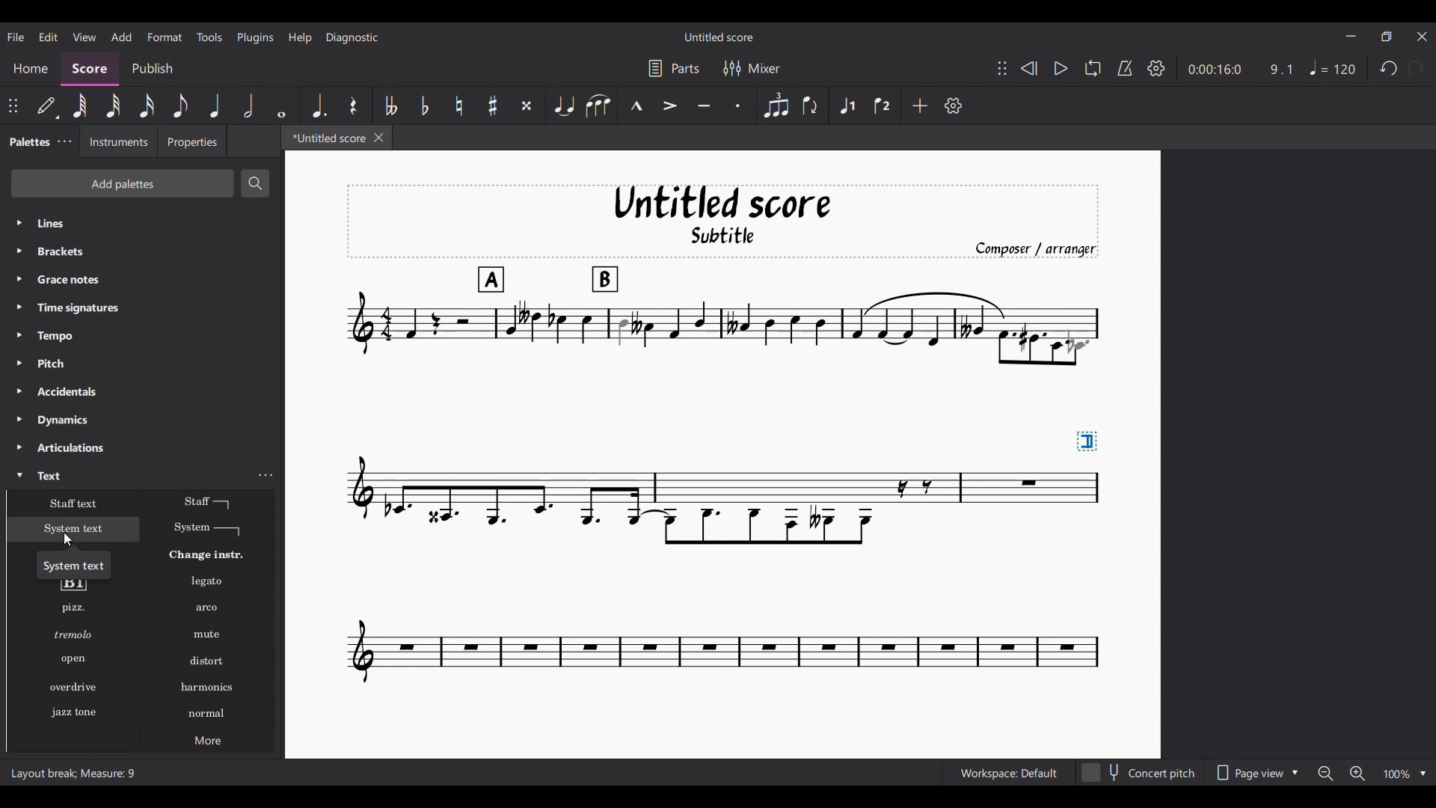 The width and height of the screenshot is (1436, 808). Describe the element at coordinates (1002, 68) in the screenshot. I see `Change position` at that location.